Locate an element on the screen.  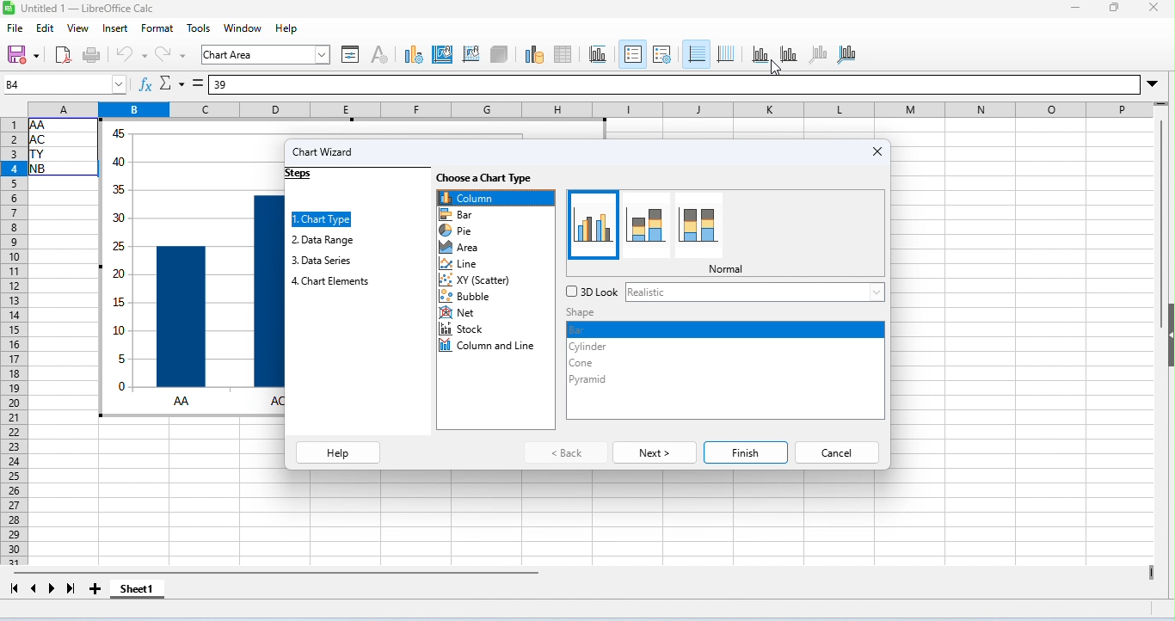
y axis is located at coordinates (791, 53).